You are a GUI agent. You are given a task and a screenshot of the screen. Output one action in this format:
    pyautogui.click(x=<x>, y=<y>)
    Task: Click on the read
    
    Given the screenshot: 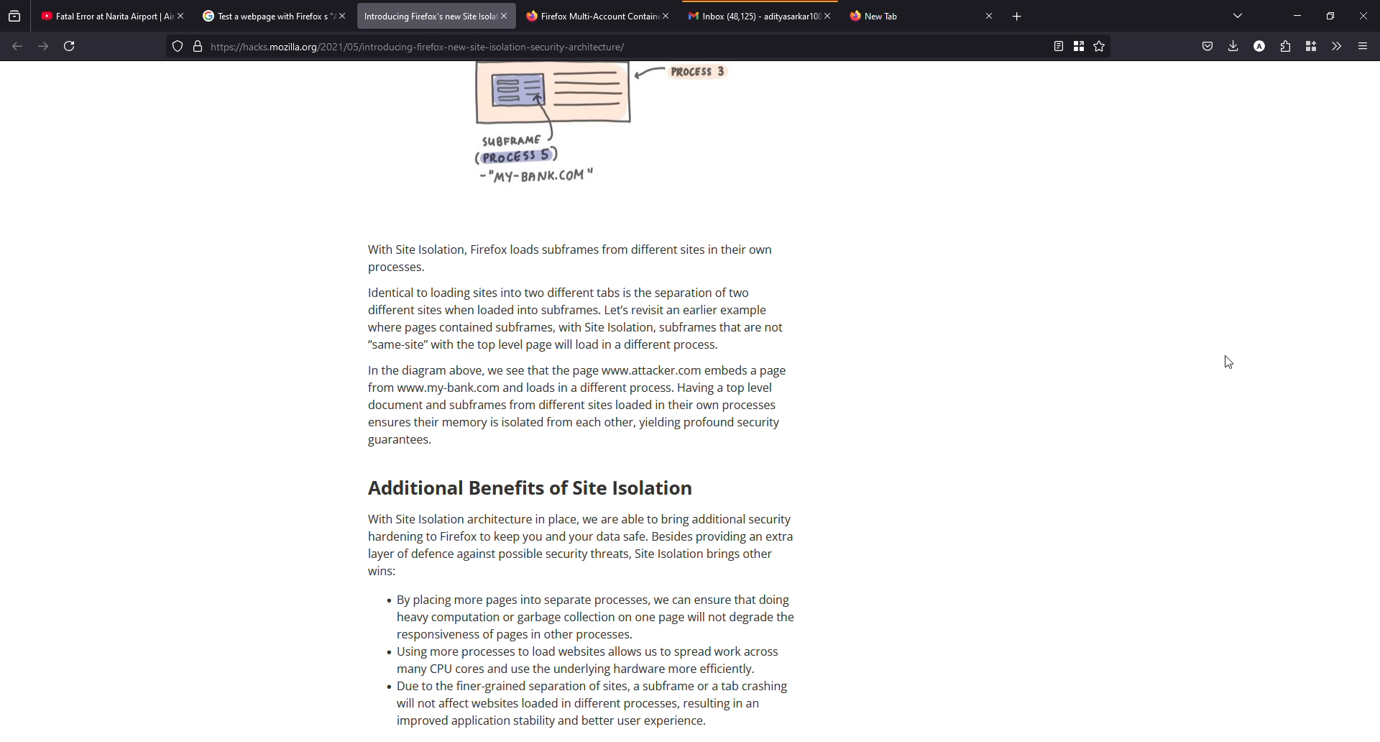 What is the action you would take?
    pyautogui.click(x=1057, y=45)
    